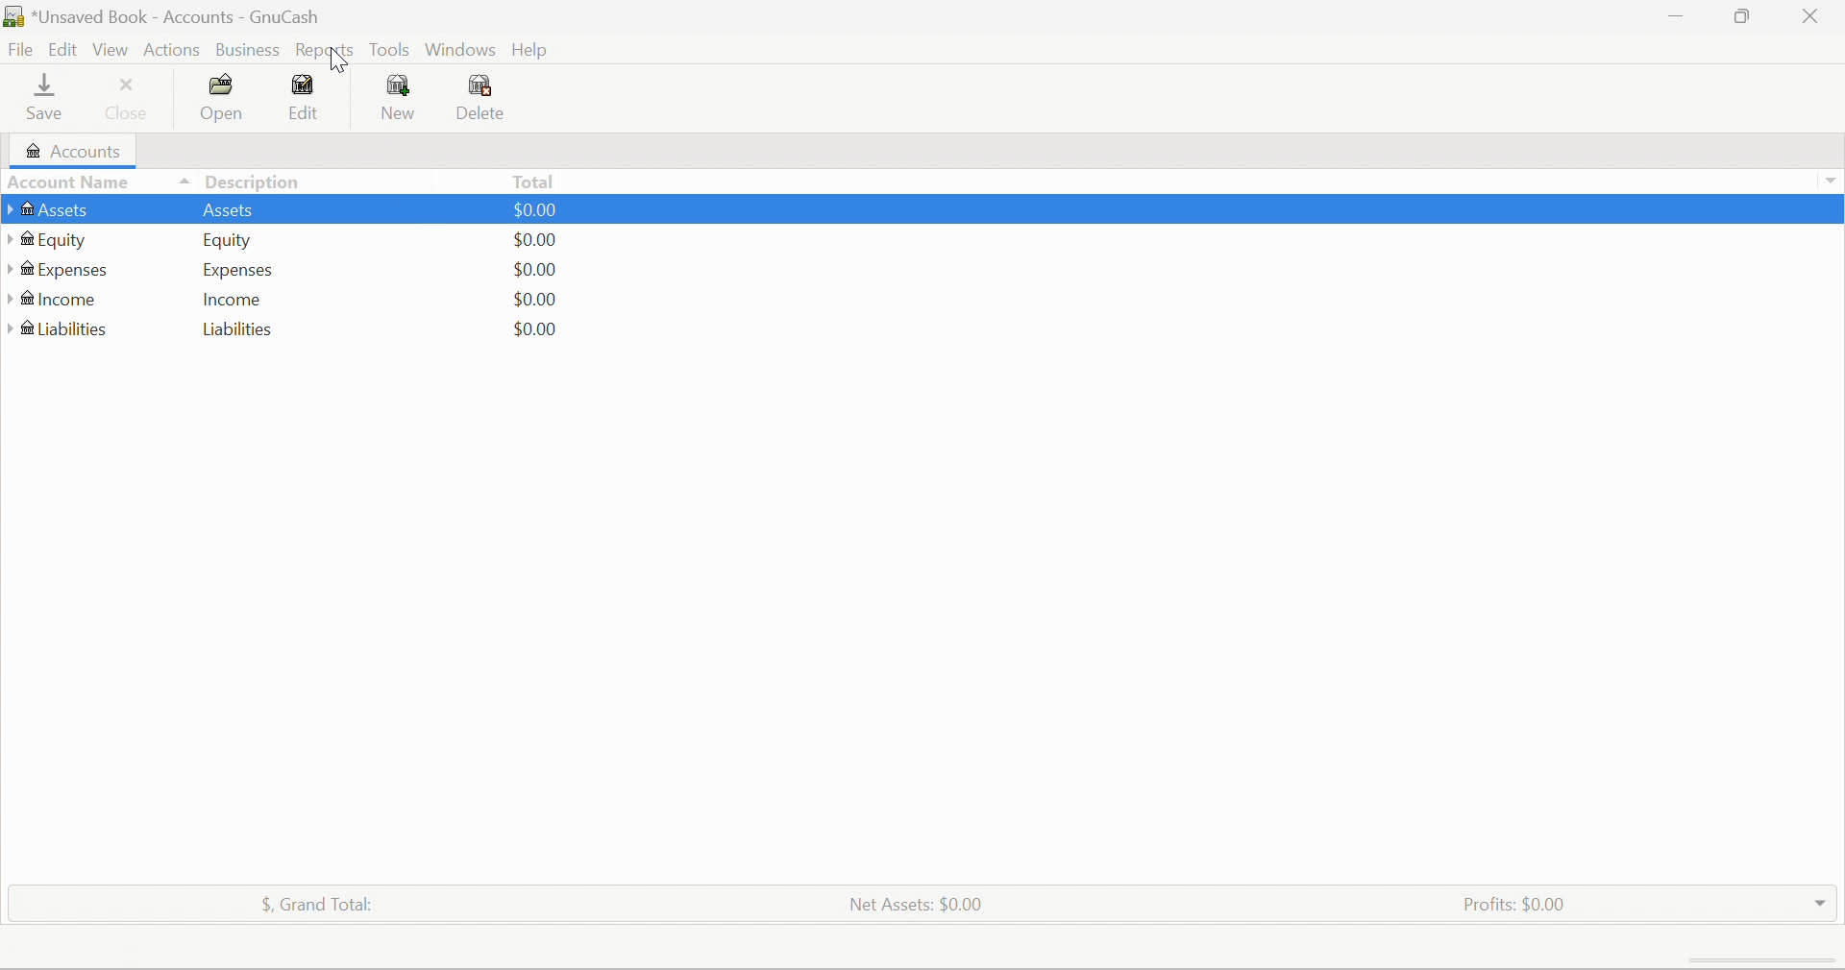 This screenshot has height=970, width=1845. Describe the element at coordinates (224, 103) in the screenshot. I see `Open` at that location.